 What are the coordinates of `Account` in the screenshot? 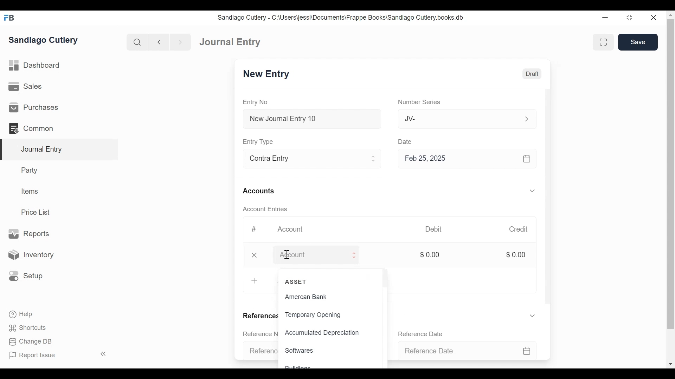 It's located at (294, 230).